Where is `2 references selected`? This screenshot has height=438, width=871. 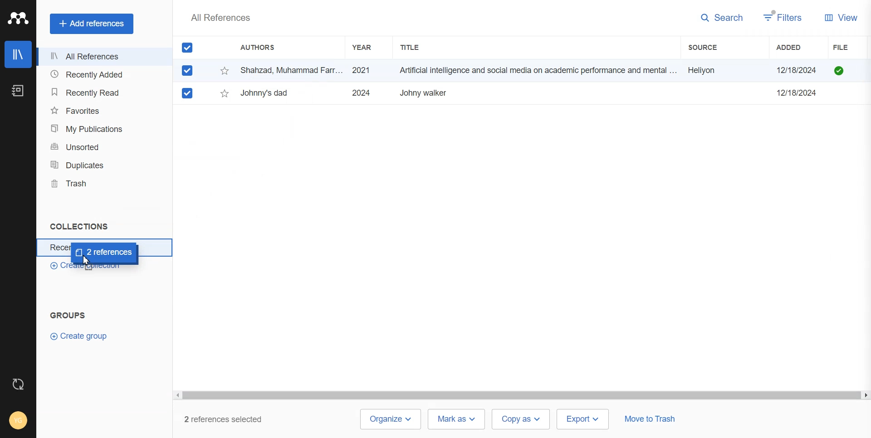
2 references selected is located at coordinates (229, 419).